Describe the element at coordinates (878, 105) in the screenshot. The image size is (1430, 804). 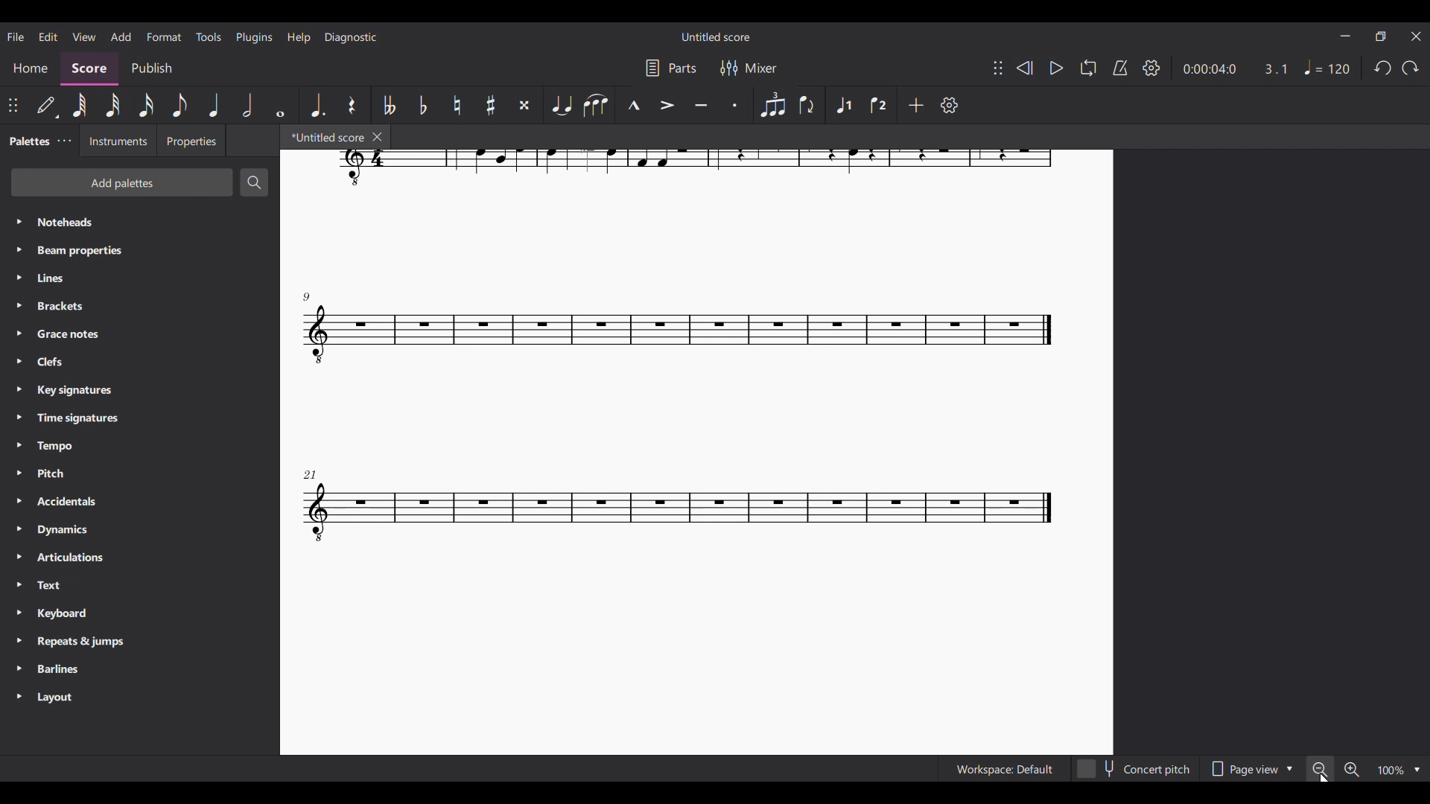
I see `Voice 2` at that location.